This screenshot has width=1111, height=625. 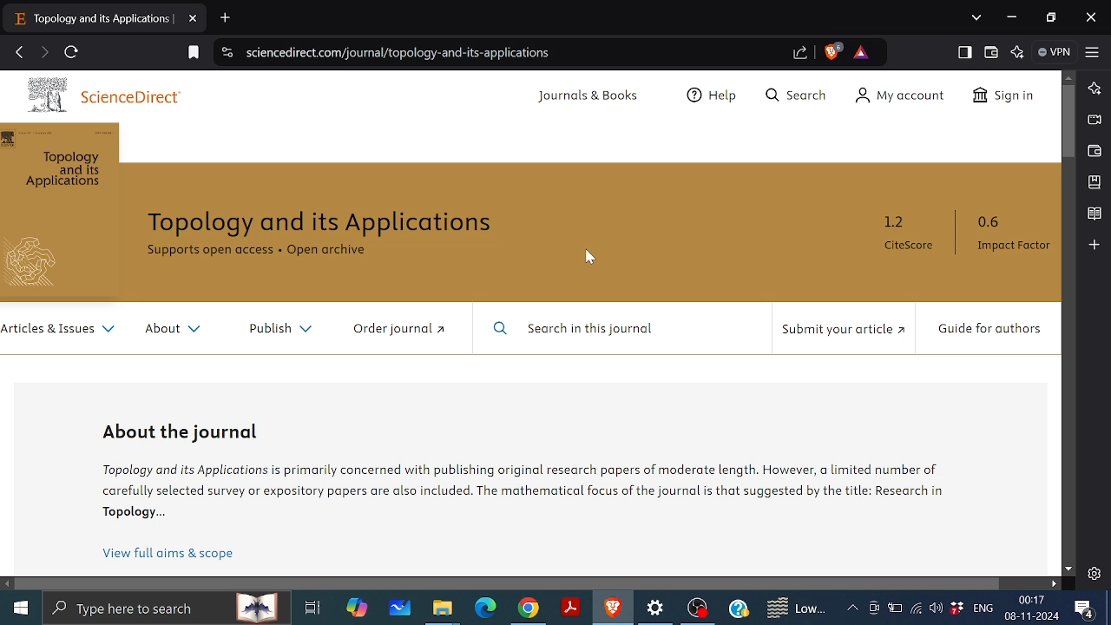 I want to click on share this page, so click(x=802, y=53).